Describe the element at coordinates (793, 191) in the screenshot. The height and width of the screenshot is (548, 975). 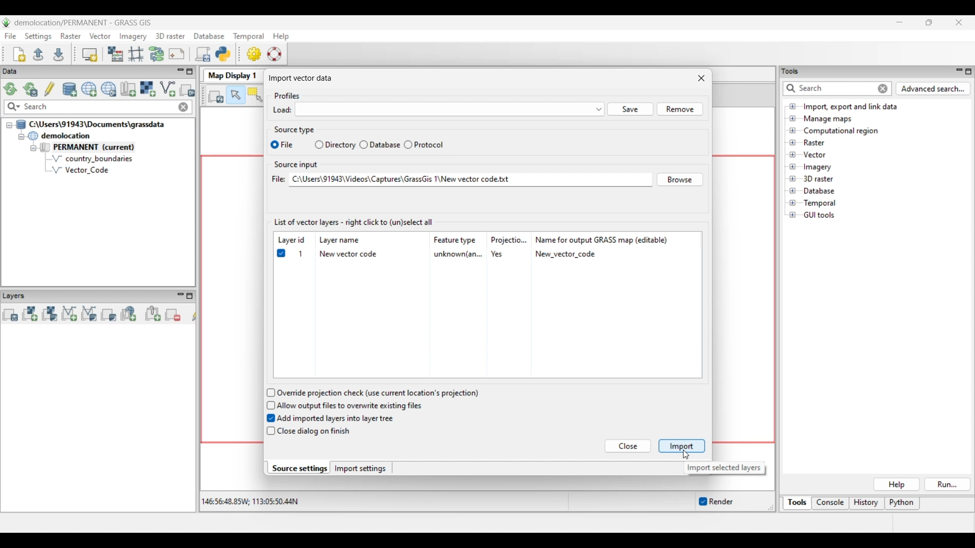
I see `Click to open Database` at that location.